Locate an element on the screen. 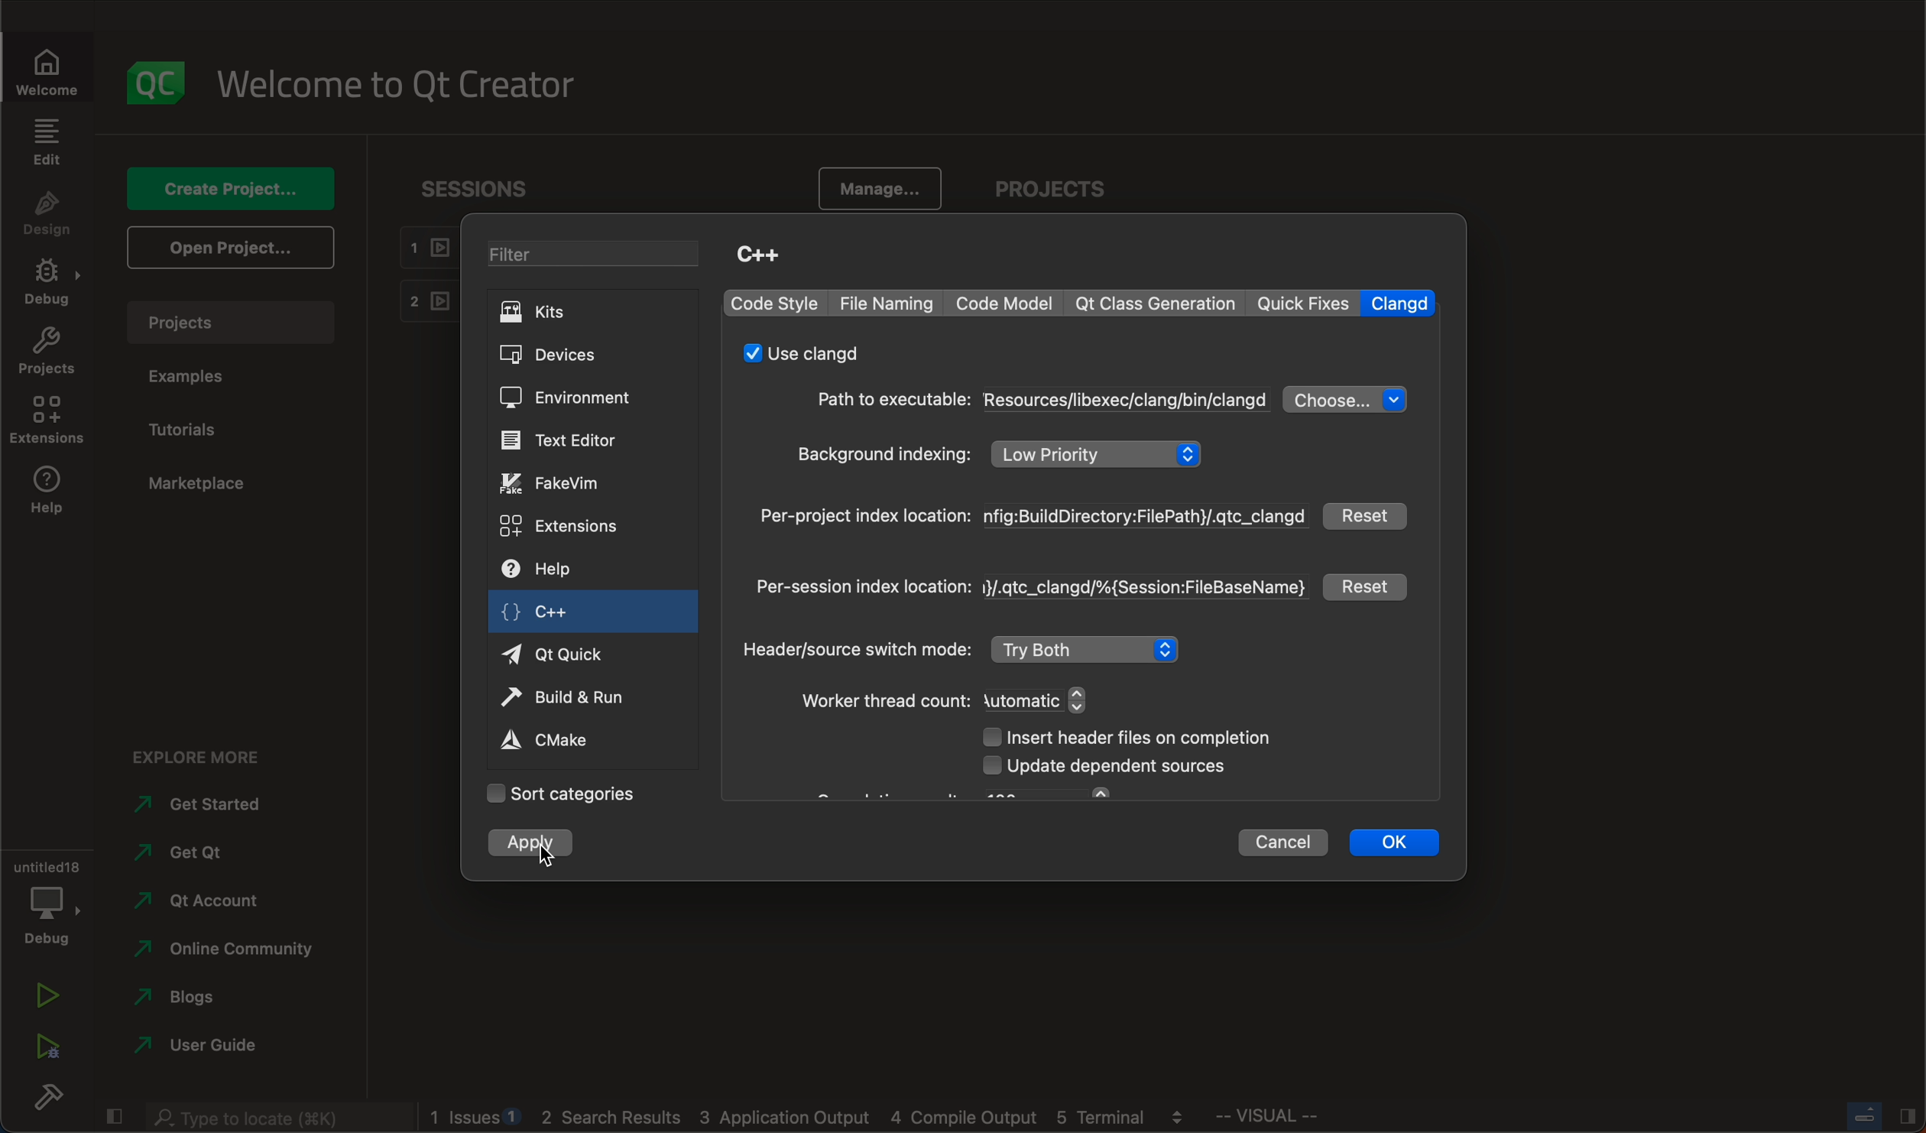 The width and height of the screenshot is (1926, 1133). marketplace is located at coordinates (221, 485).